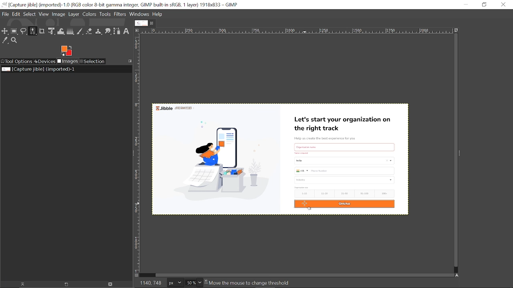  I want to click on Layer, so click(74, 14).